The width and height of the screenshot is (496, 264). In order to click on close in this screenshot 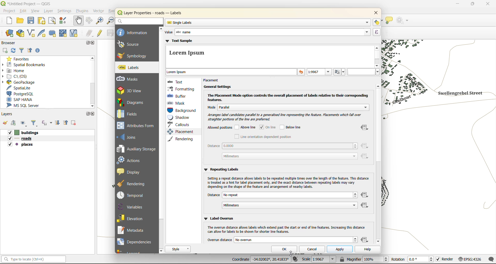, I will do `click(94, 43)`.